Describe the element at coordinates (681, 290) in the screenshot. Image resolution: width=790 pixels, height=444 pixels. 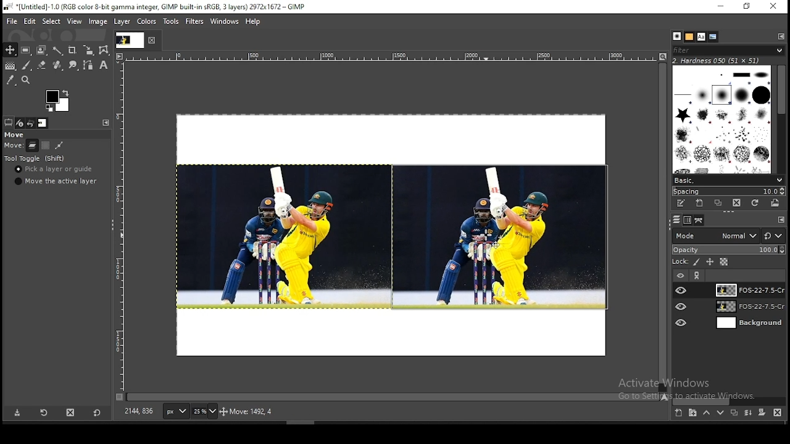
I see `layer visibility on/off` at that location.